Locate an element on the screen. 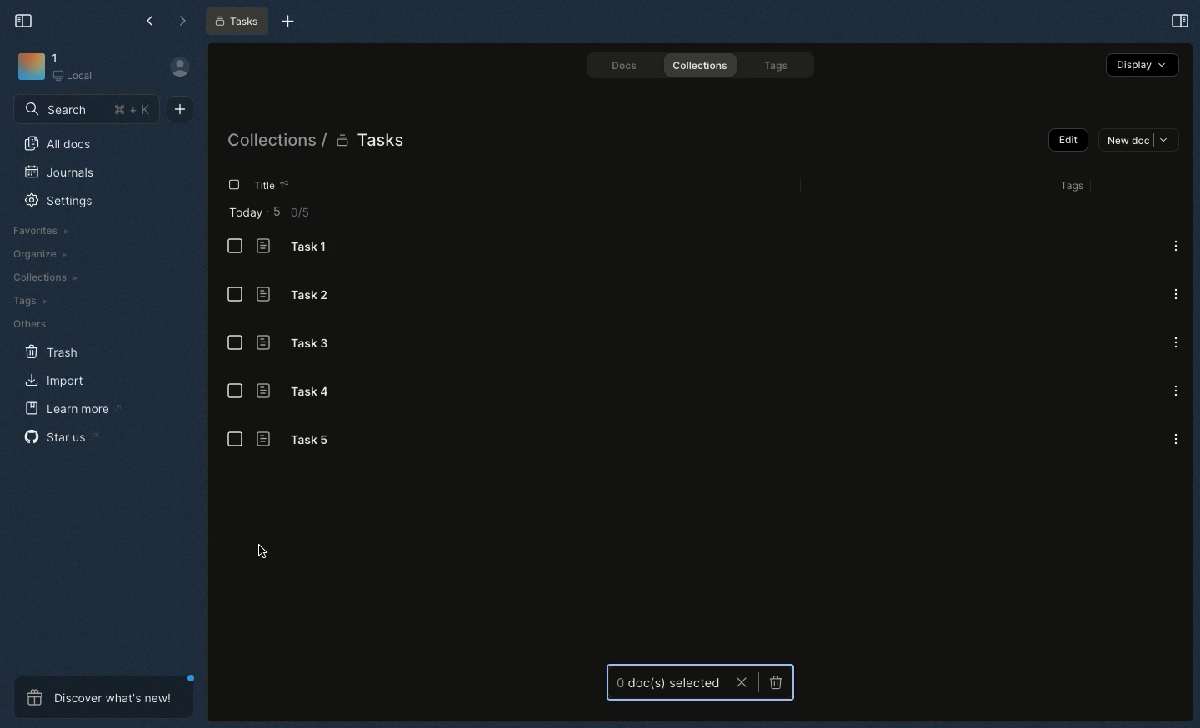 Image resolution: width=1200 pixels, height=728 pixels. Others is located at coordinates (32, 322).